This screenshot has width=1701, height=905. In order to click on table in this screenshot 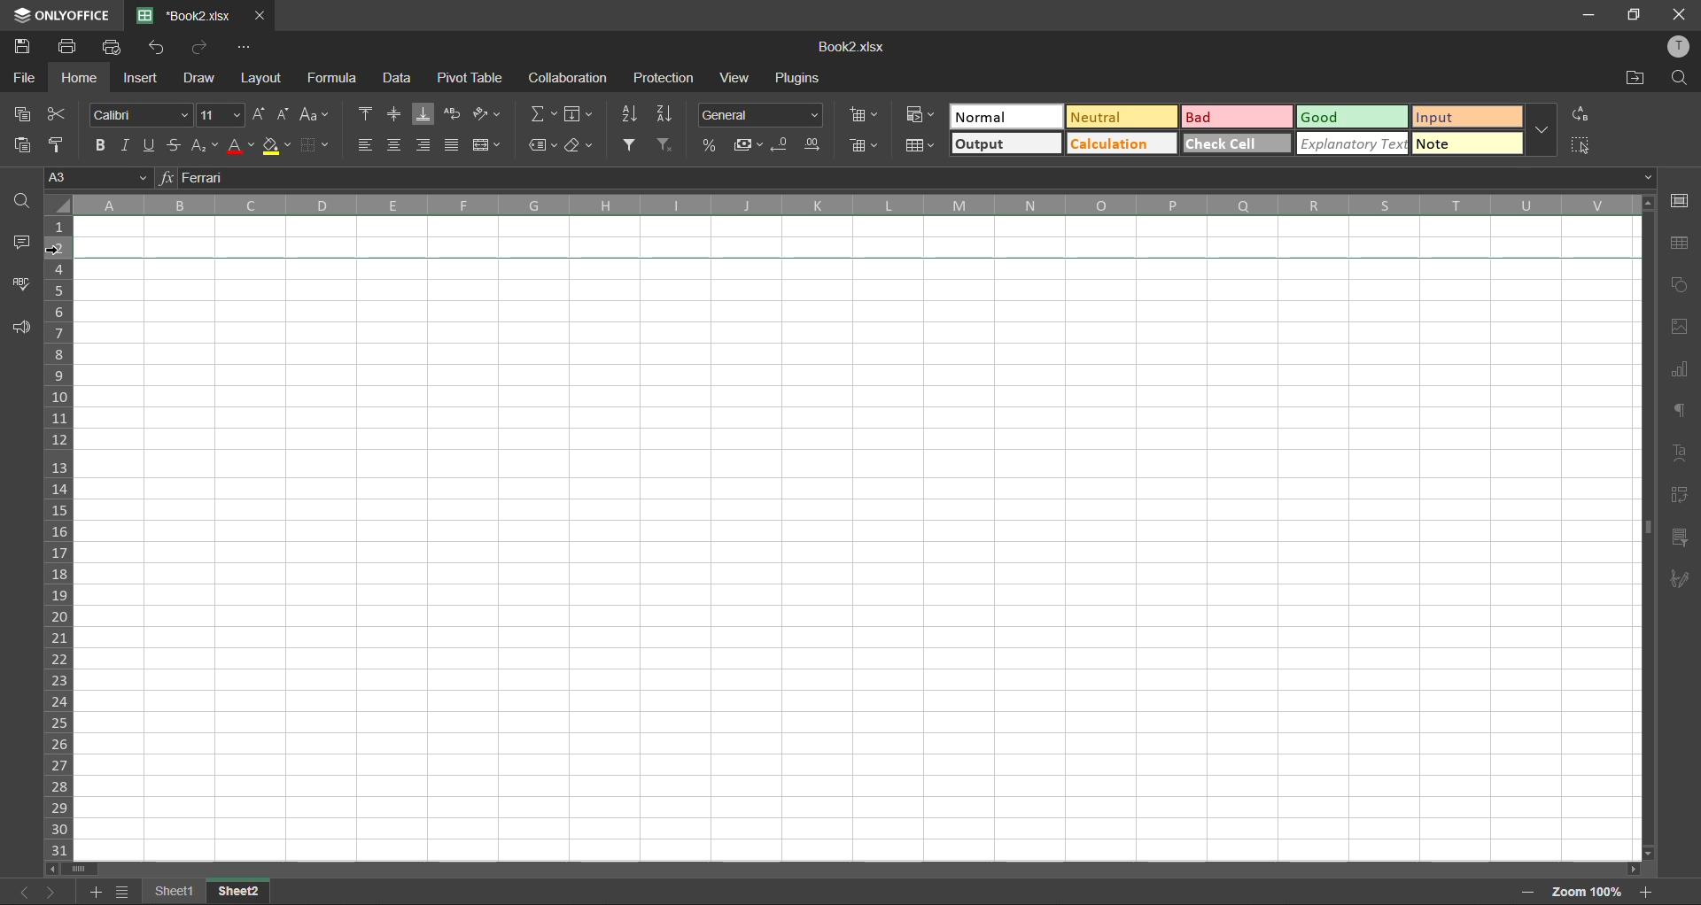, I will do `click(1682, 244)`.